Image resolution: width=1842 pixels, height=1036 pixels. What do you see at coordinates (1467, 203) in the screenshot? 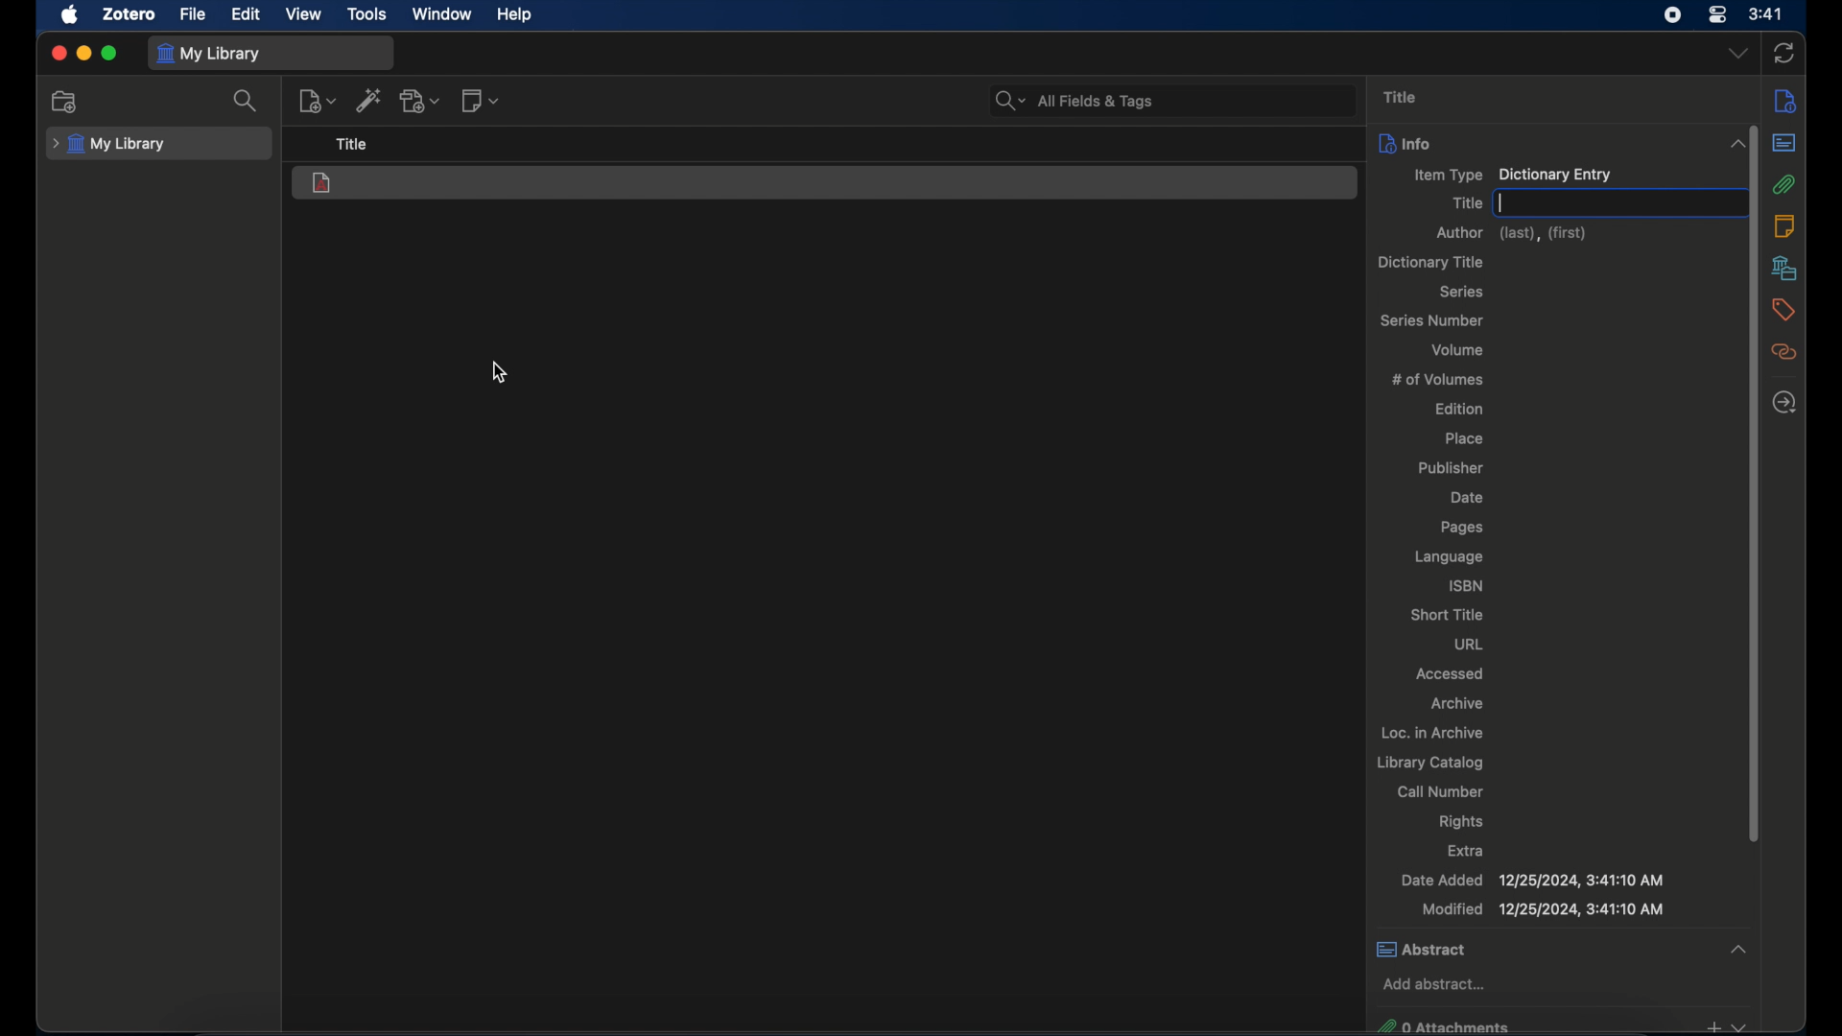
I see `title` at bounding box center [1467, 203].